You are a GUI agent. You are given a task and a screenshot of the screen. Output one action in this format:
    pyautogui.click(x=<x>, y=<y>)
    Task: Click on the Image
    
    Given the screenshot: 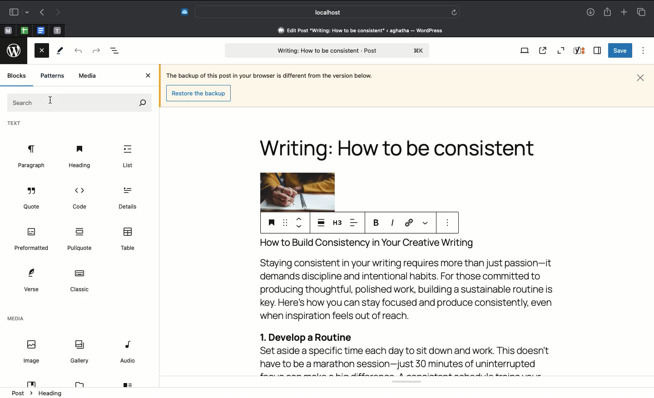 What is the action you would take?
    pyautogui.click(x=31, y=352)
    